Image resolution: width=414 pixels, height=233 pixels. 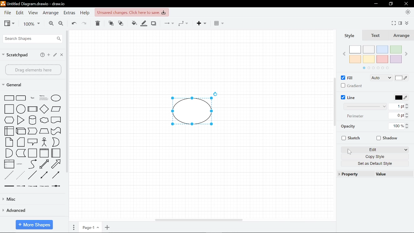 What do you see at coordinates (393, 174) in the screenshot?
I see ` Value` at bounding box center [393, 174].